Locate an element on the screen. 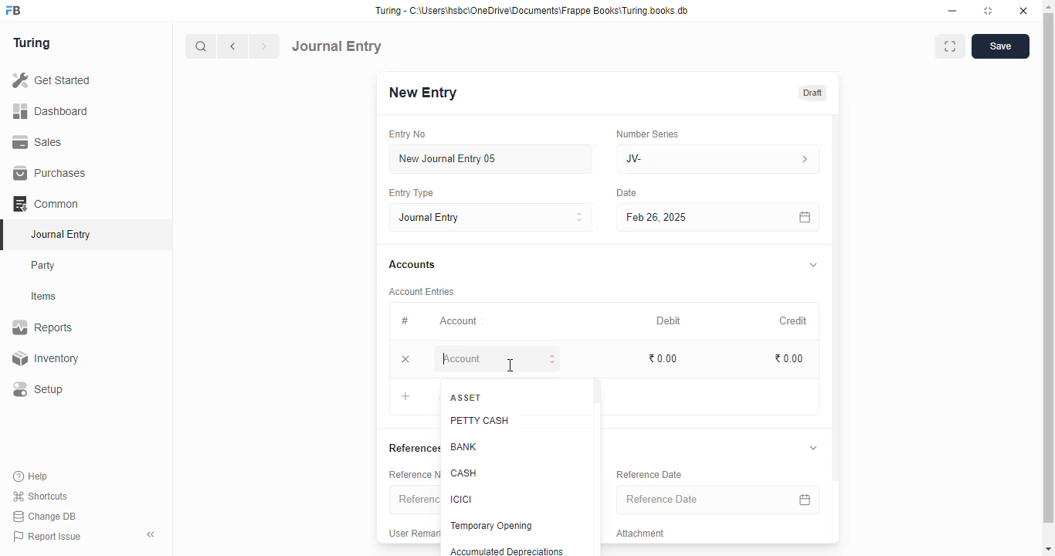 This screenshot has height=556, width=1055. # is located at coordinates (407, 322).